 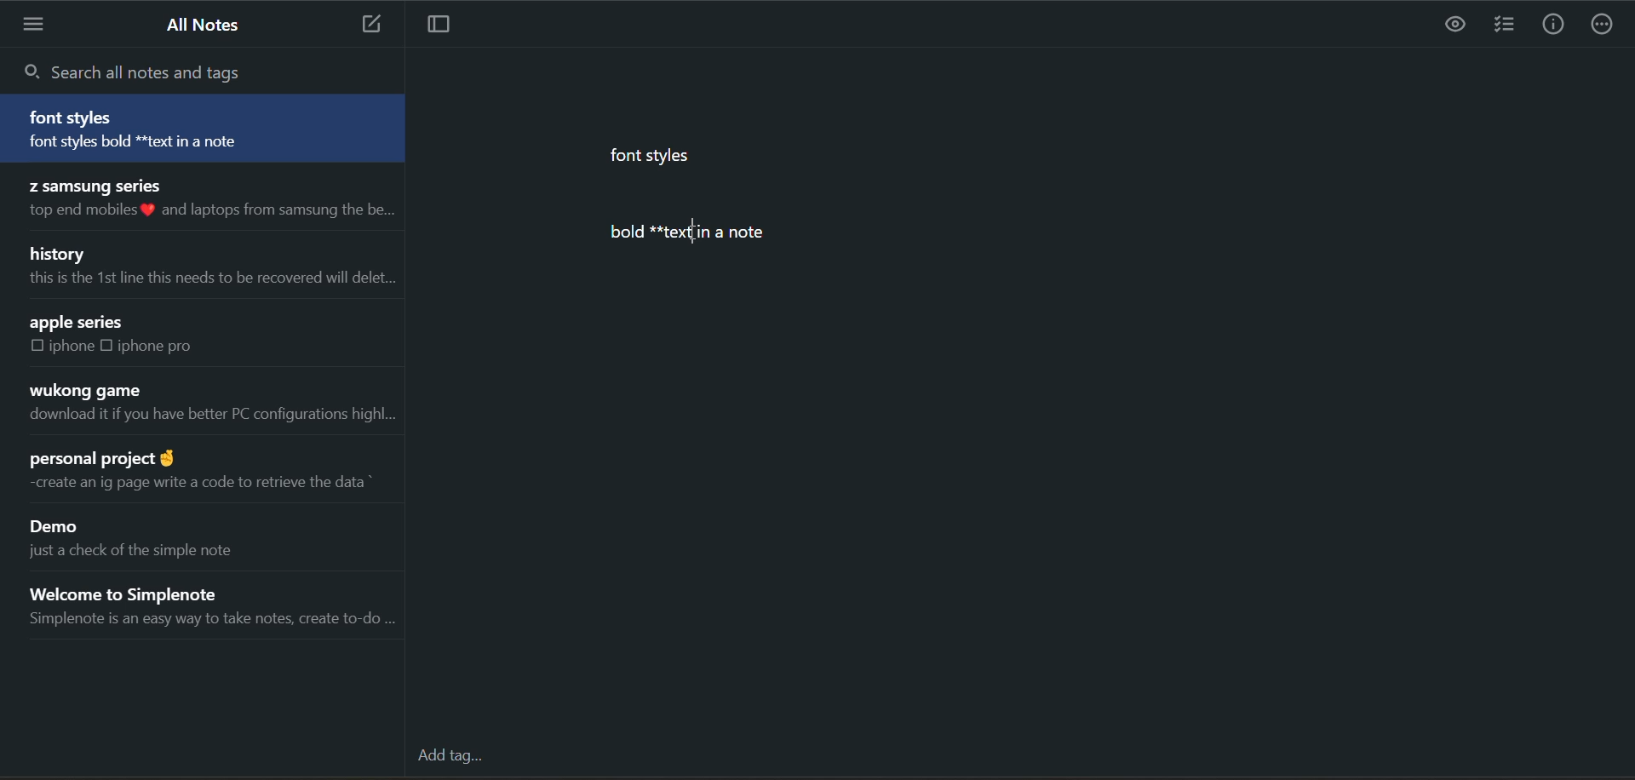 I want to click on download it if you have better PC configurations highl..., so click(x=210, y=418).